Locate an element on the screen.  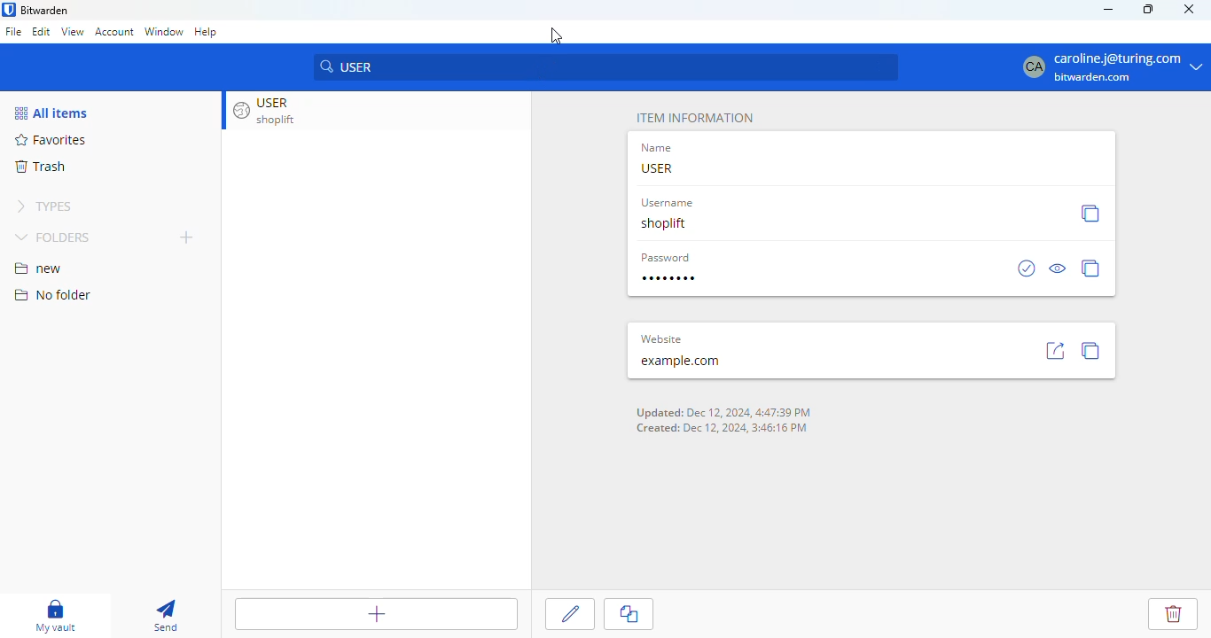
window is located at coordinates (163, 32).